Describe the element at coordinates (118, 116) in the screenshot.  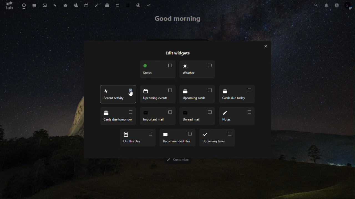
I see `cards due tomarrow` at that location.